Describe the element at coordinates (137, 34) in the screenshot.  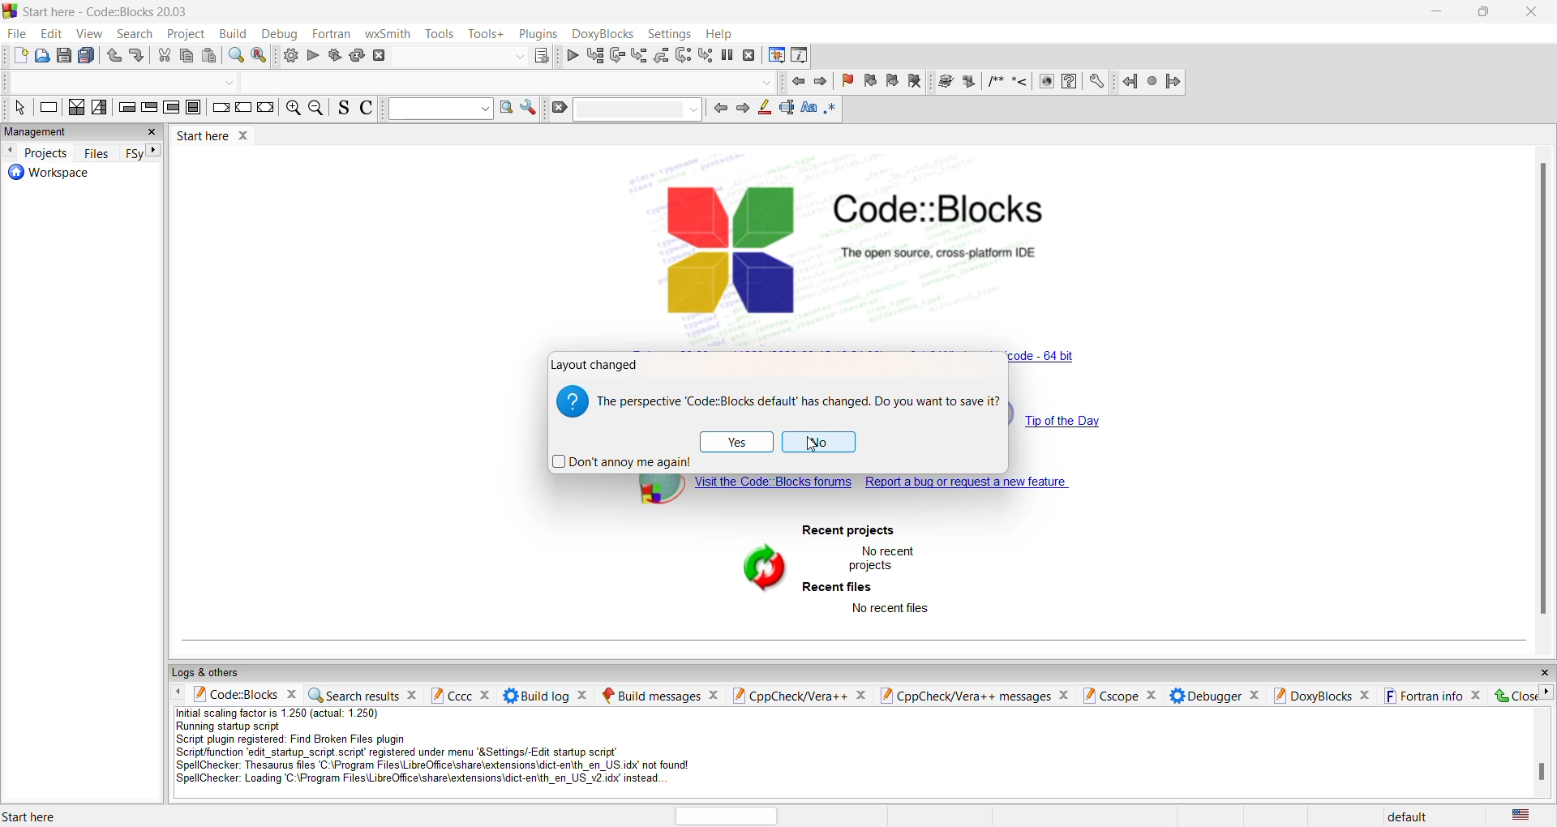
I see `search` at that location.